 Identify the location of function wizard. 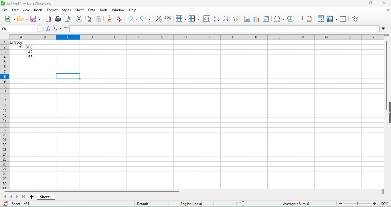
(48, 29).